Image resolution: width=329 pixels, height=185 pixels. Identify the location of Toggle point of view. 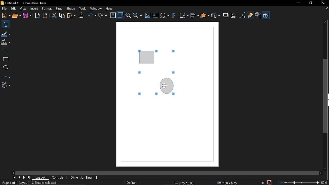
(242, 16).